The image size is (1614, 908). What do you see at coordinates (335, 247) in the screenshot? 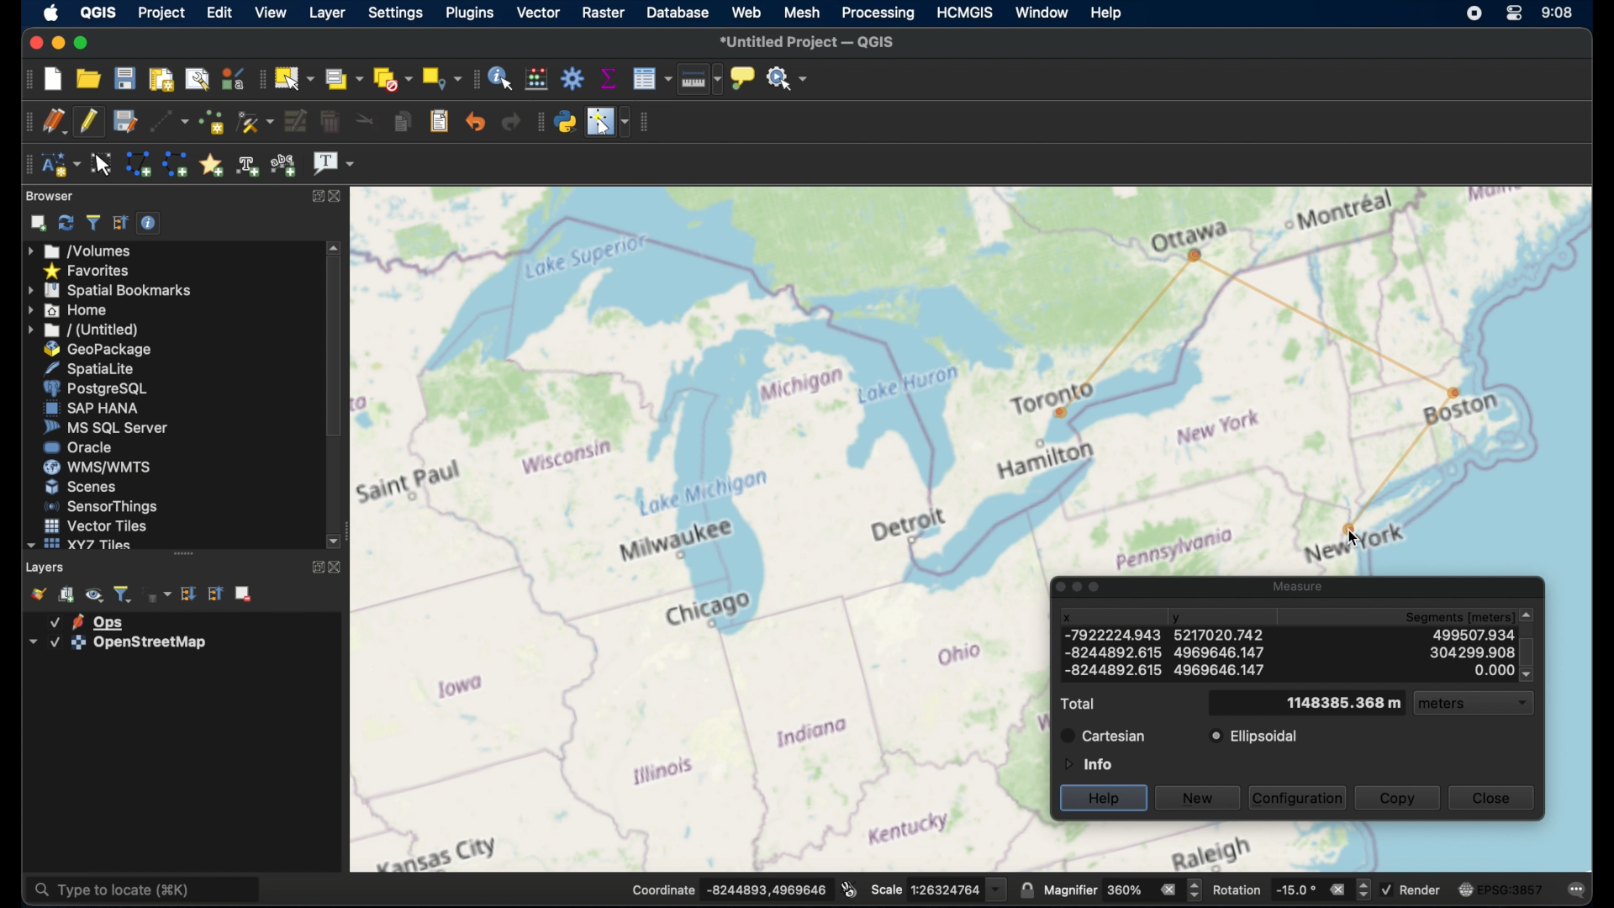
I see `scroll up arrow` at bounding box center [335, 247].